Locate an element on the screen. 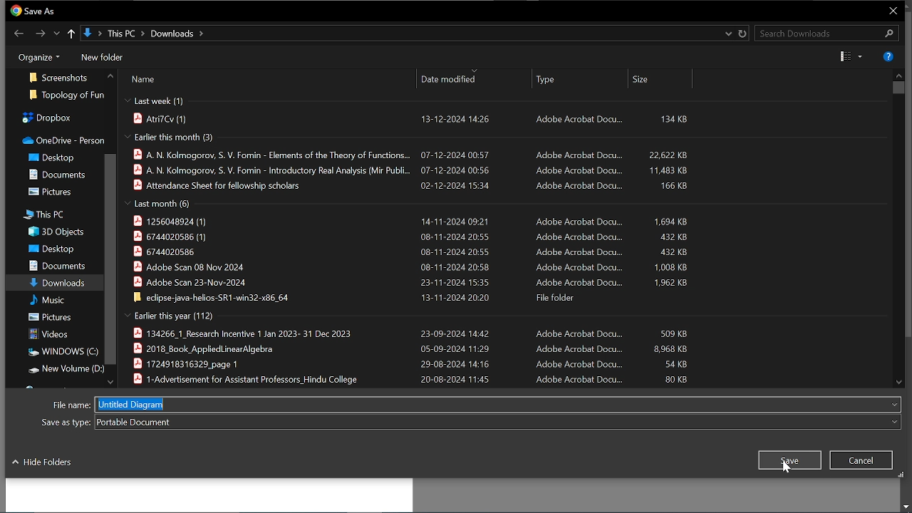 This screenshot has width=912, height=513. 02-12-2024 15:34 is located at coordinates (452, 186).